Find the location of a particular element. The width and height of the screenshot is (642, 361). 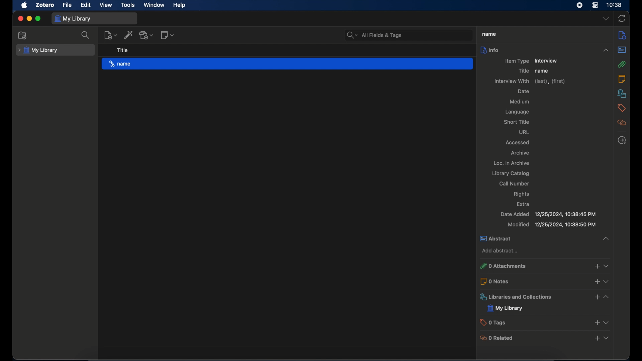

locate is located at coordinates (622, 140).